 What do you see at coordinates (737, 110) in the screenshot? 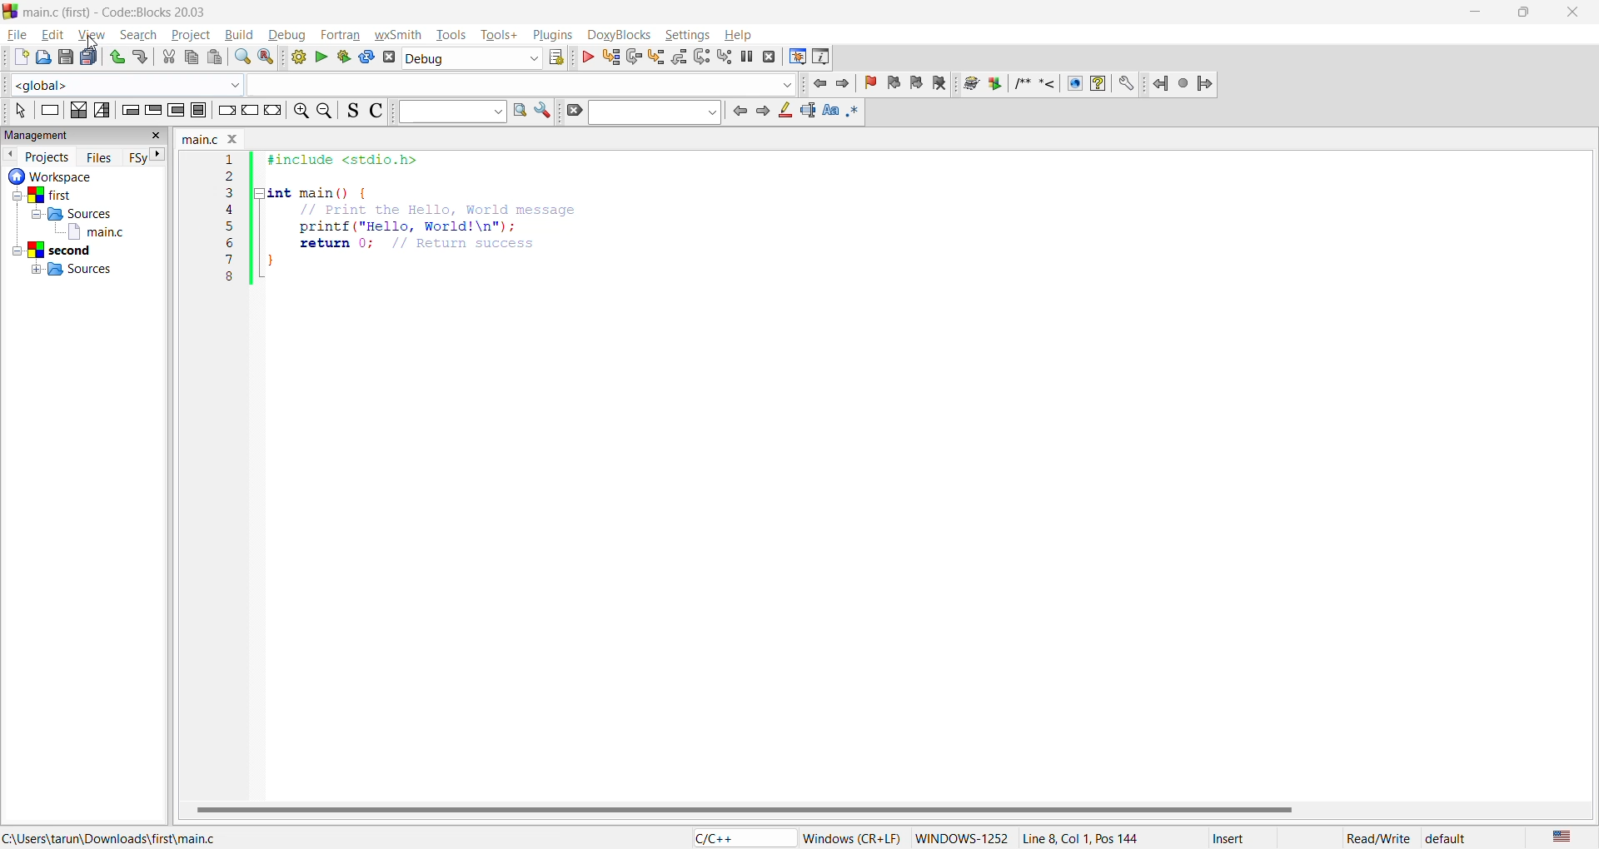
I see `previous` at bounding box center [737, 110].